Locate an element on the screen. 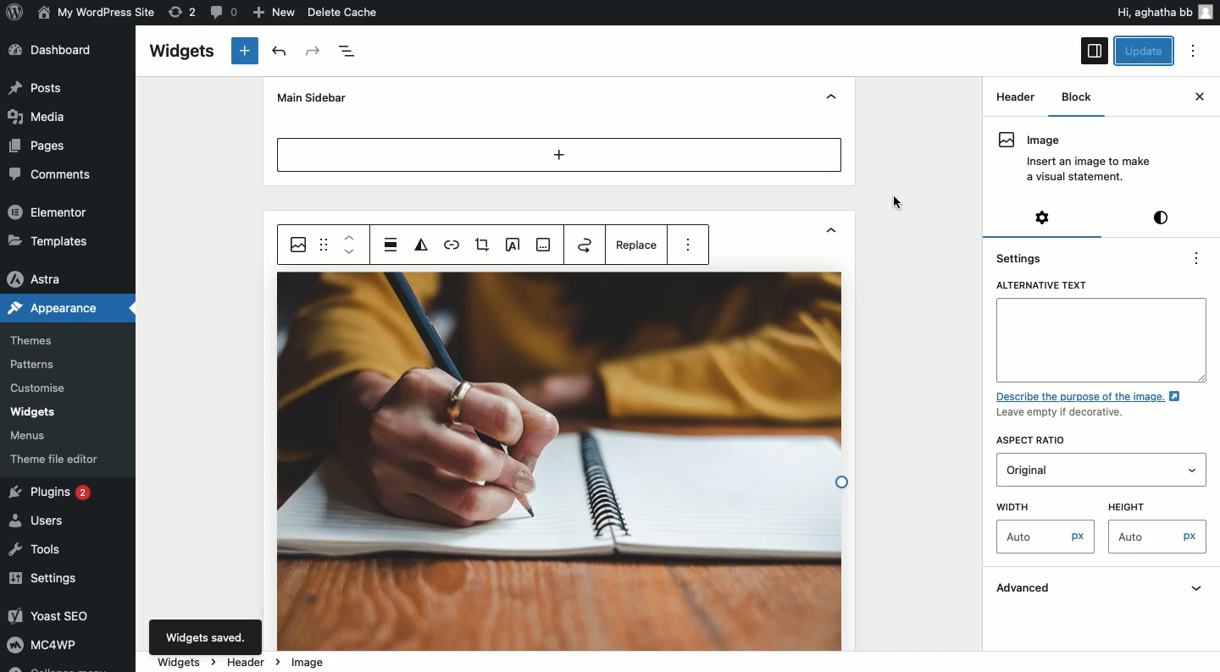 This screenshot has height=672, width=1220. Posts is located at coordinates (37, 87).